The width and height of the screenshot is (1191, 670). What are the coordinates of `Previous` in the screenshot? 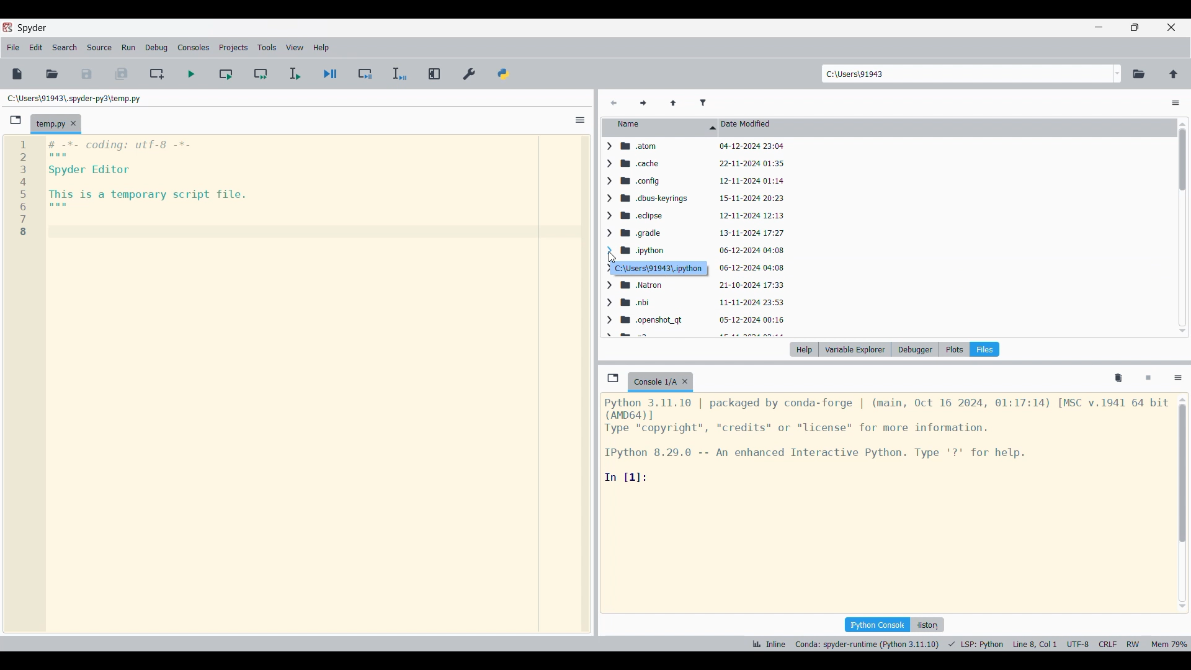 It's located at (613, 104).